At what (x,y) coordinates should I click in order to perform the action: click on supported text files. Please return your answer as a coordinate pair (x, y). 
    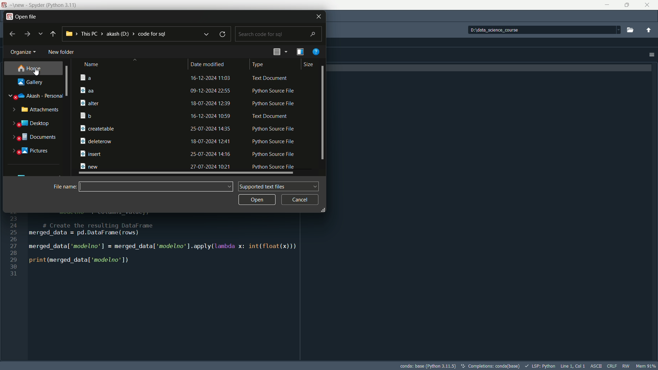
    Looking at the image, I should click on (279, 186).